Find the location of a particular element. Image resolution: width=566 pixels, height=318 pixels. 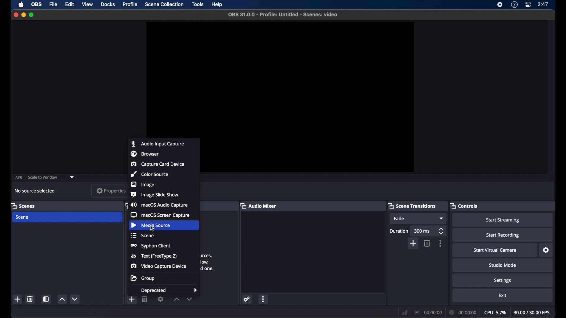

dropdown is located at coordinates (72, 177).